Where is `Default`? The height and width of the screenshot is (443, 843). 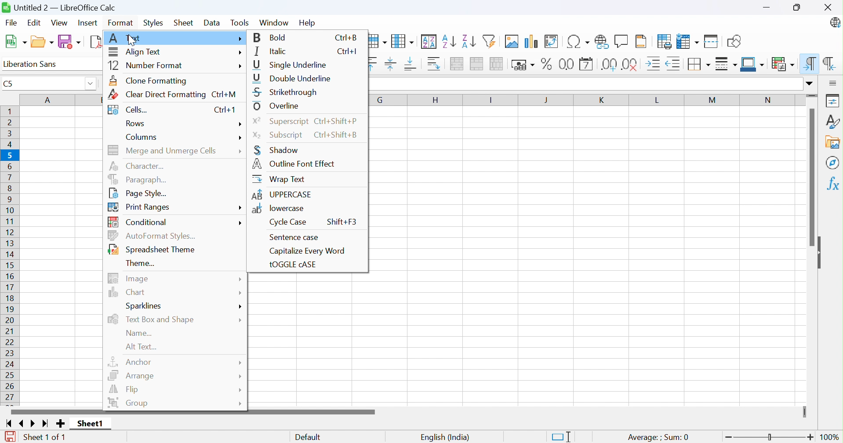 Default is located at coordinates (308, 437).